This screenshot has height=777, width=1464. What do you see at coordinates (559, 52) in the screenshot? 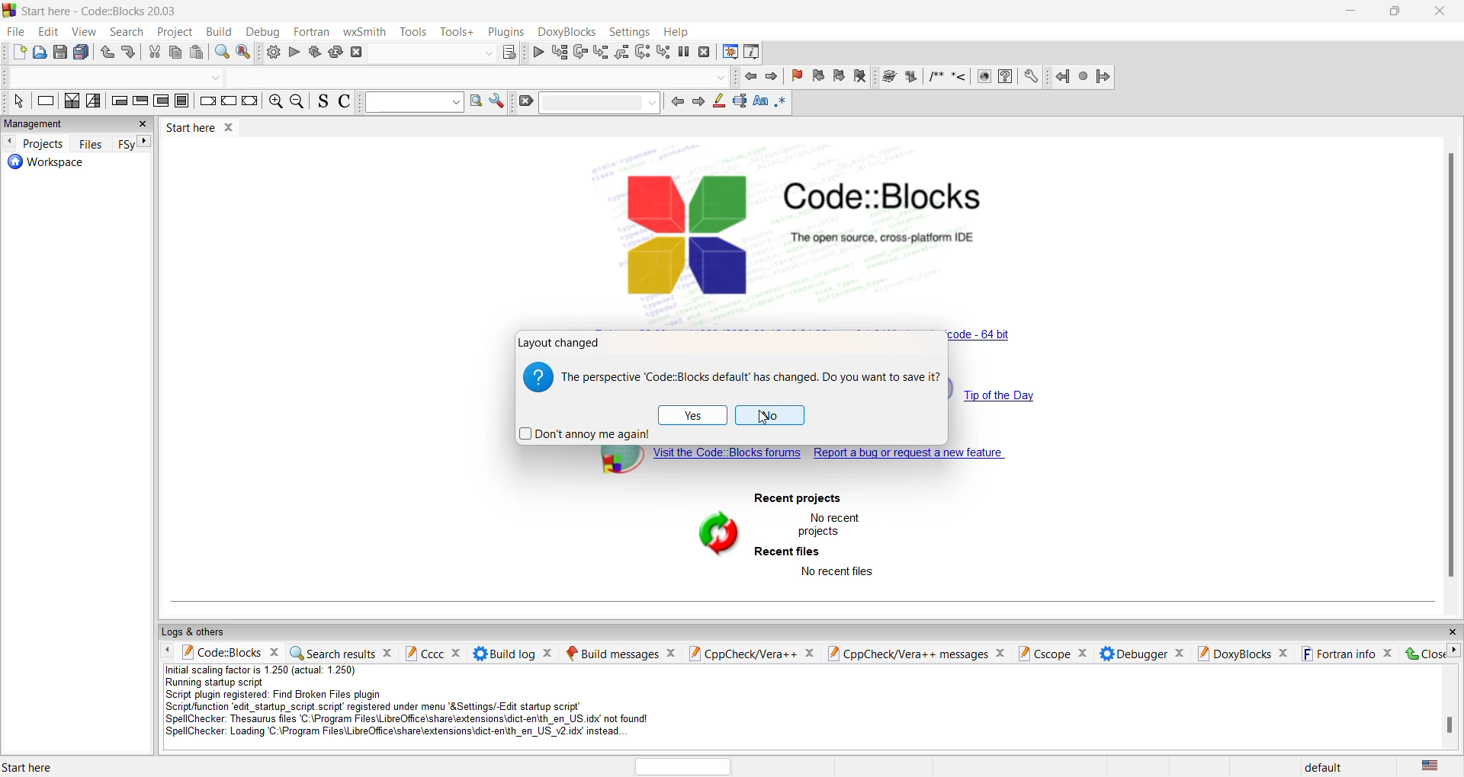
I see `run to cursor` at bounding box center [559, 52].